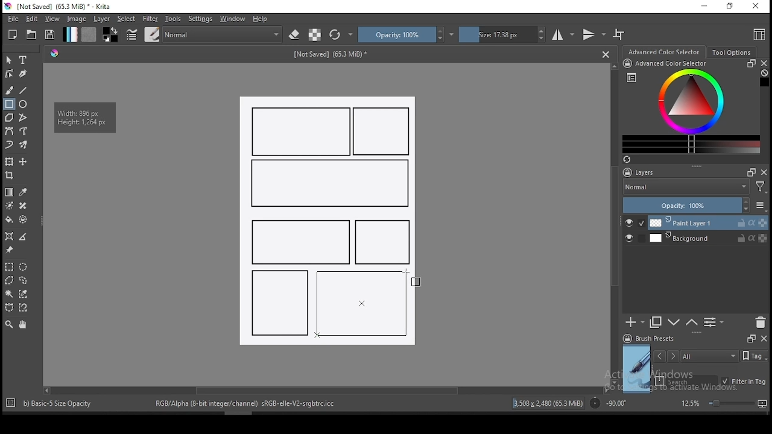 This screenshot has height=434, width=772. What do you see at coordinates (302, 131) in the screenshot?
I see `new rectangle` at bounding box center [302, 131].